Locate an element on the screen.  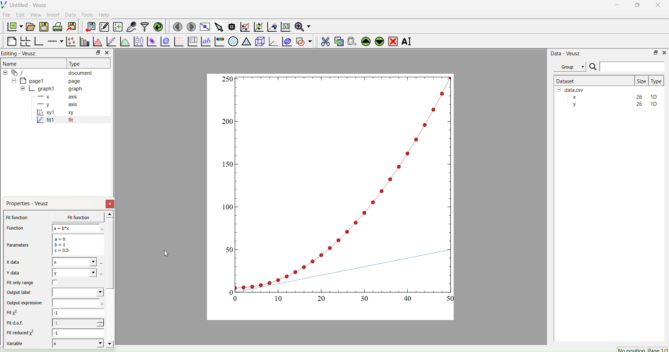
Insert is located at coordinates (54, 15).